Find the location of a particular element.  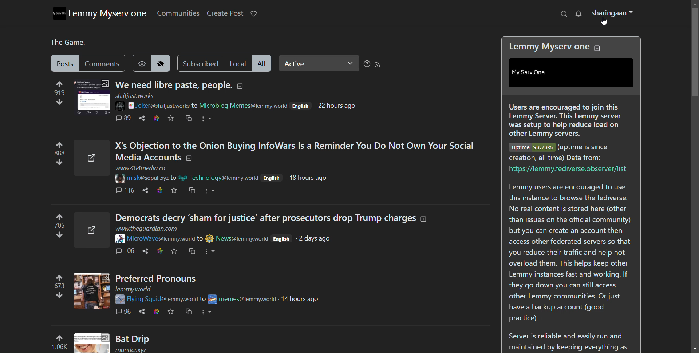

time of posting is located at coordinates (304, 300).